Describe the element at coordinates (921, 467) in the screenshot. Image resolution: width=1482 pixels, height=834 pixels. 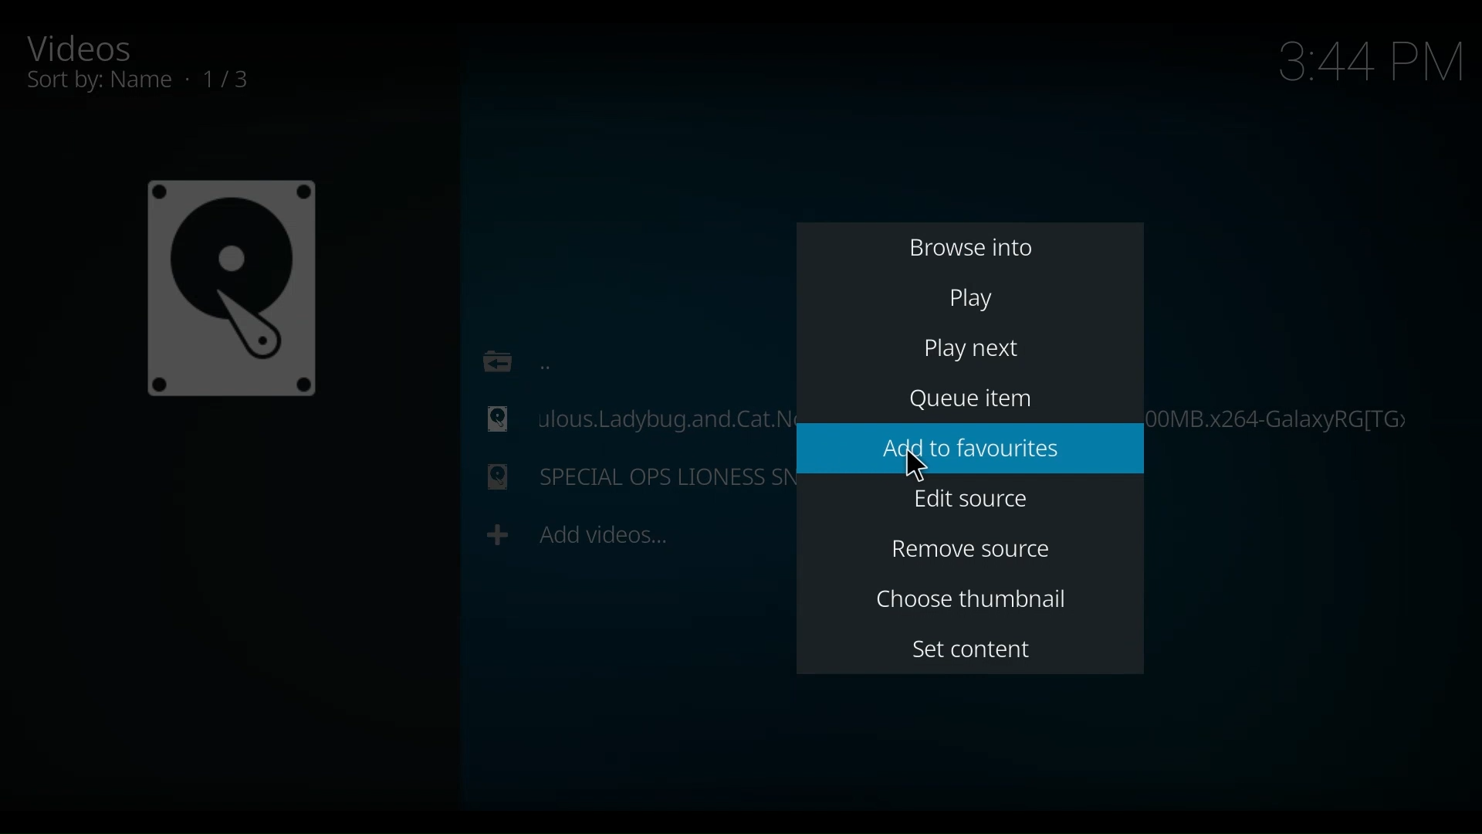
I see `Cursor` at that location.